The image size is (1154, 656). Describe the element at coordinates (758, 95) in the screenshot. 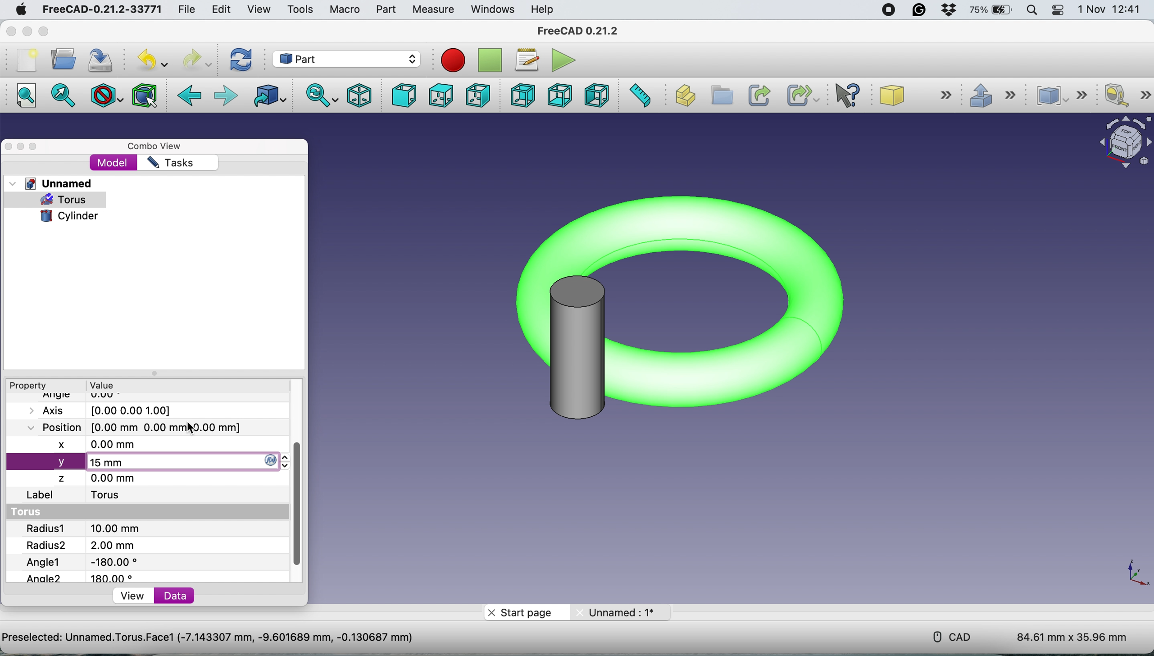

I see `create link` at that location.